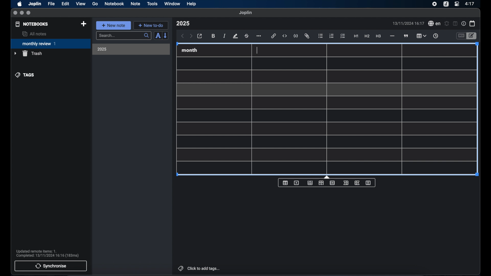 Image resolution: width=491 pixels, height=276 pixels. I want to click on time, so click(470, 4).